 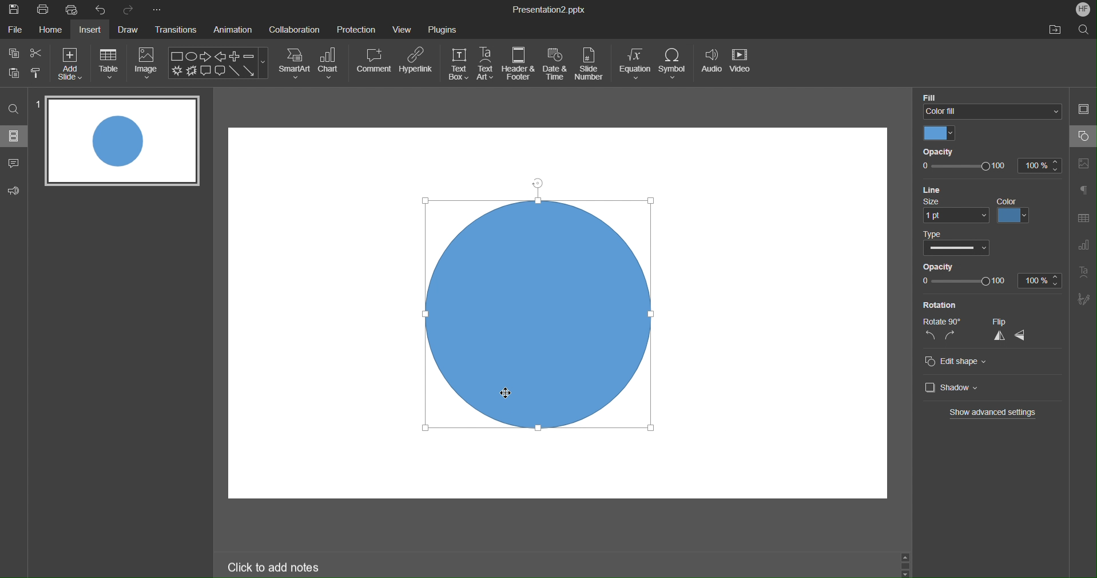 What do you see at coordinates (276, 568) in the screenshot?
I see `Click to add notes` at bounding box center [276, 568].